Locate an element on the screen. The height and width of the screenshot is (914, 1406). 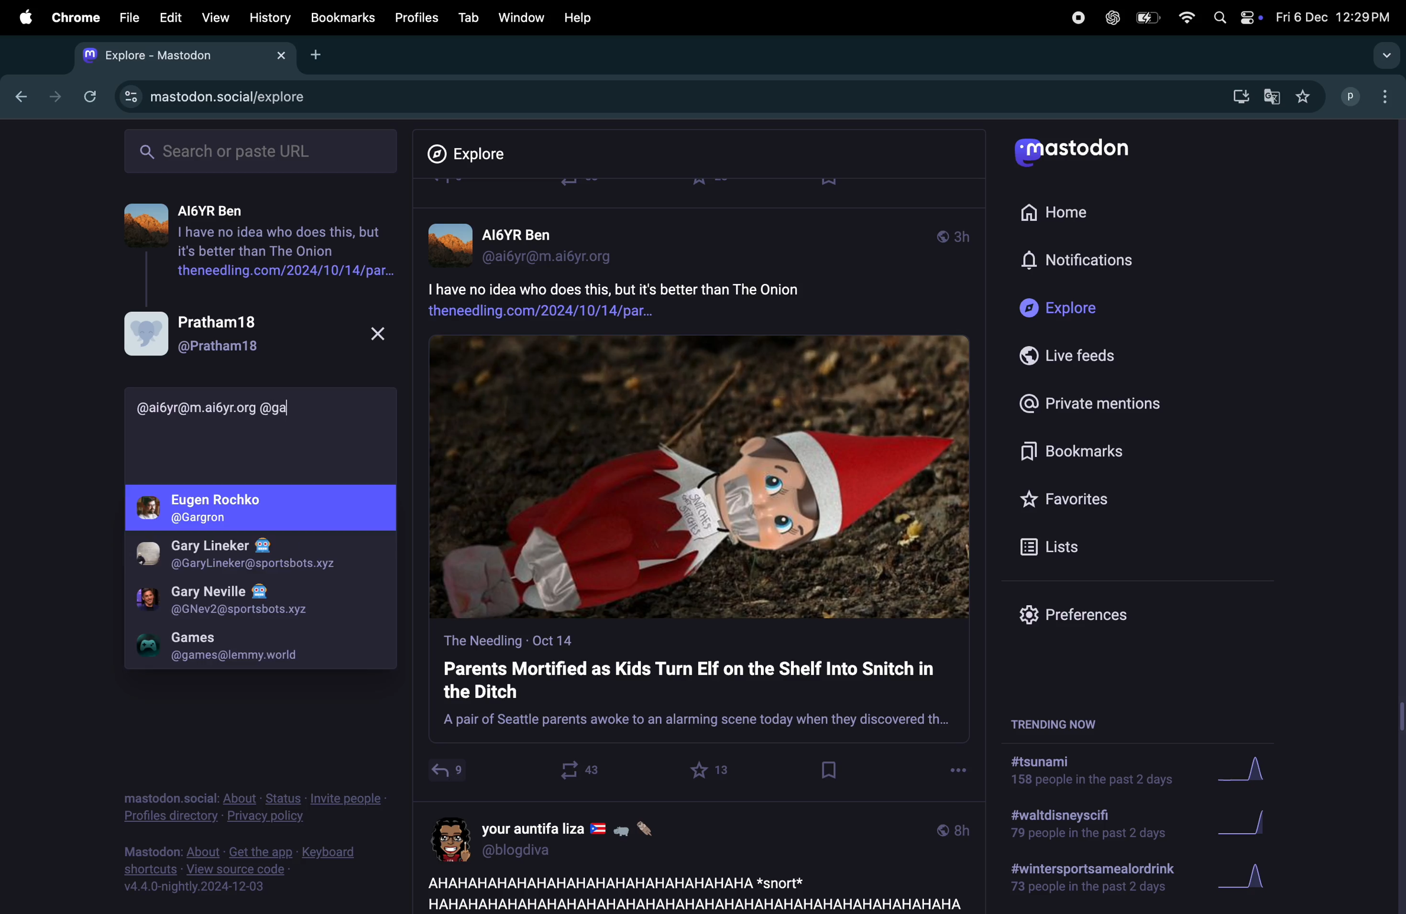
profiles is located at coordinates (412, 17).